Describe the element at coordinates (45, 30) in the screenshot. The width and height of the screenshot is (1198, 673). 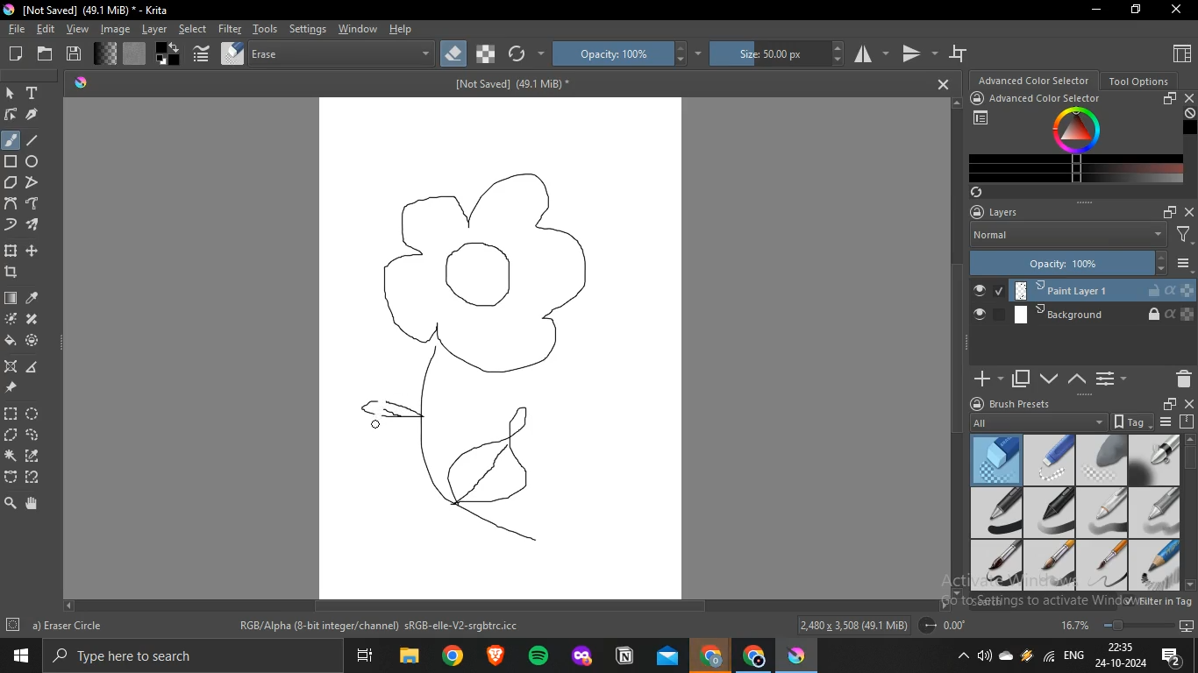
I see `edit` at that location.